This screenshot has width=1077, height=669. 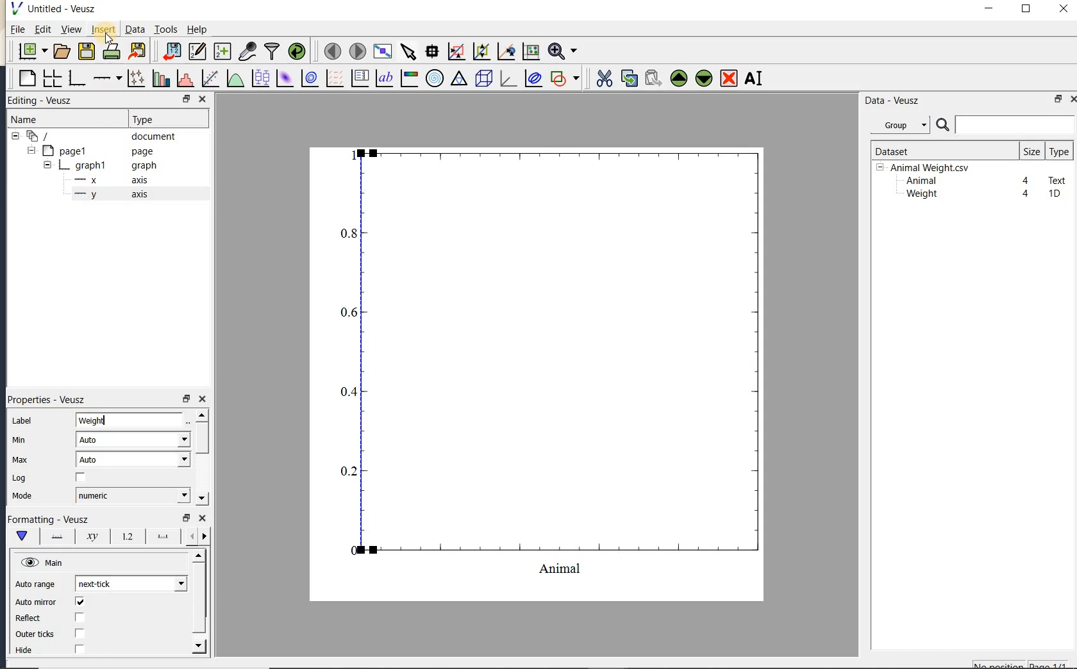 What do you see at coordinates (44, 563) in the screenshot?
I see `Main` at bounding box center [44, 563].